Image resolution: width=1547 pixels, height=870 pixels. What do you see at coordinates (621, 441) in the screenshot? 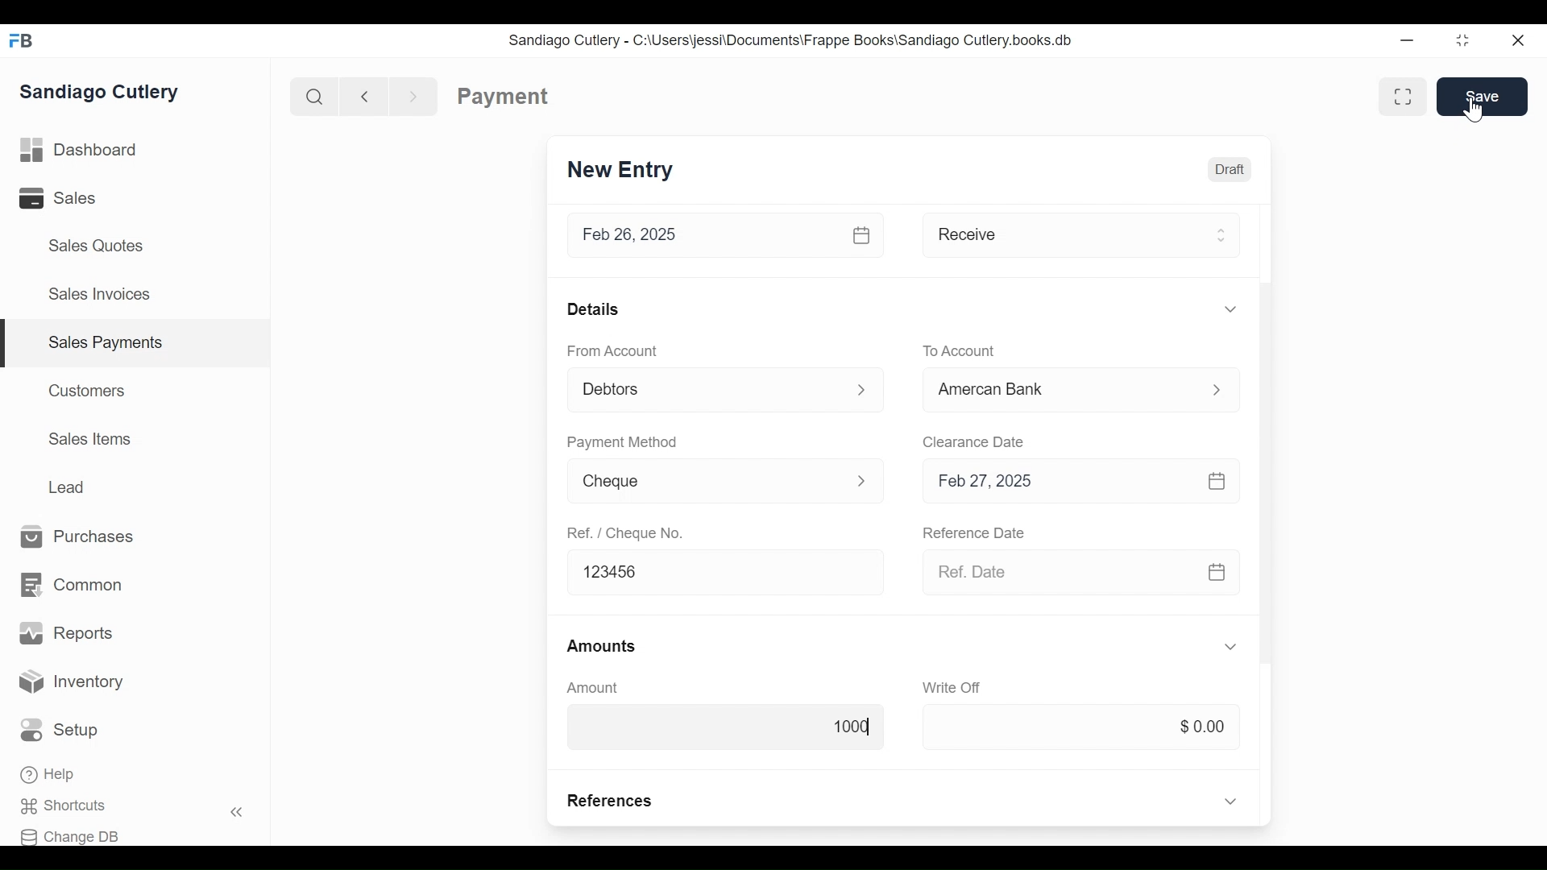
I see `Payment Method` at bounding box center [621, 441].